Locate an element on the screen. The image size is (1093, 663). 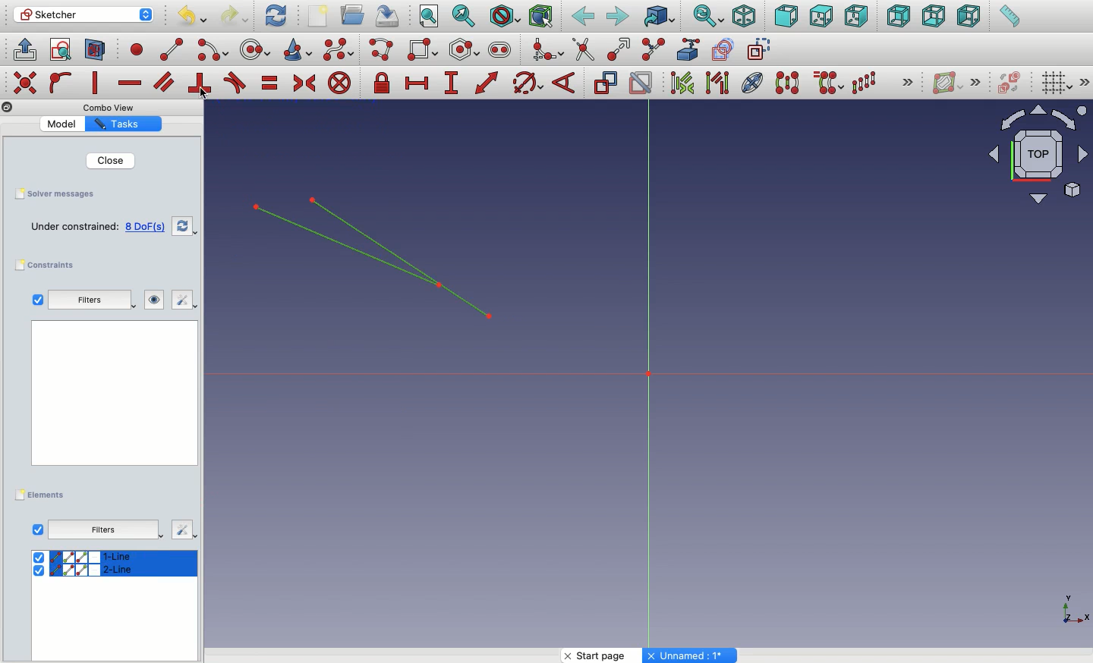
View sketch is located at coordinates (61, 51).